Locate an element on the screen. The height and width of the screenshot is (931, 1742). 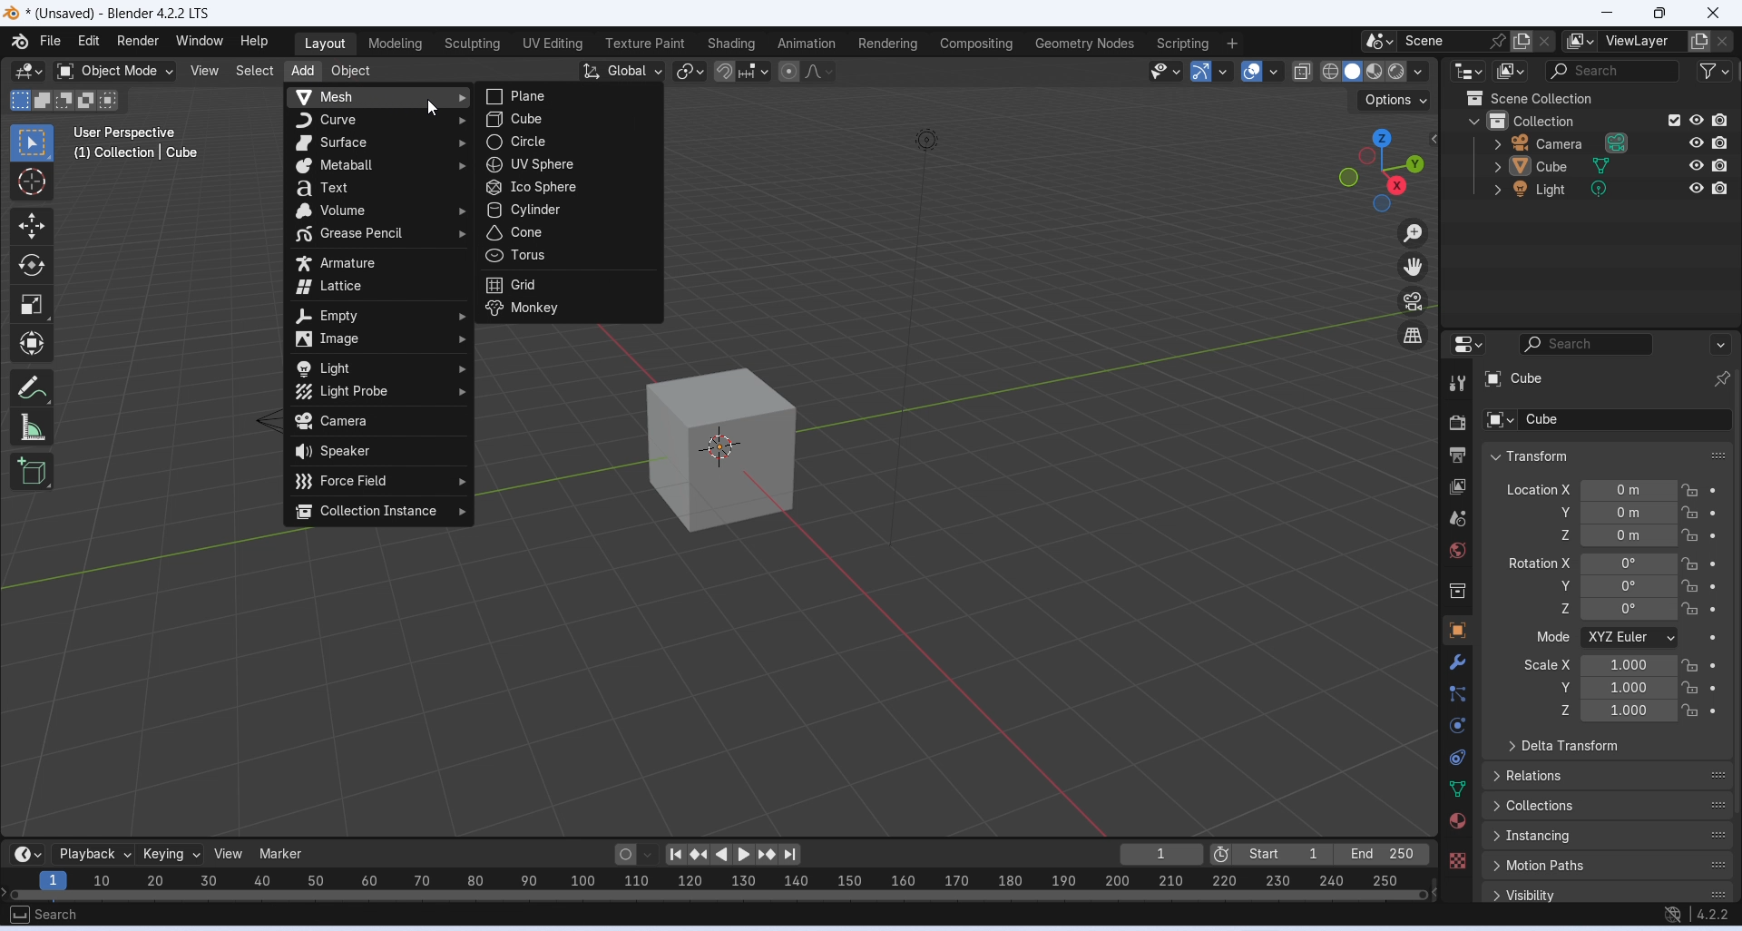
new scene is located at coordinates (1522, 42).